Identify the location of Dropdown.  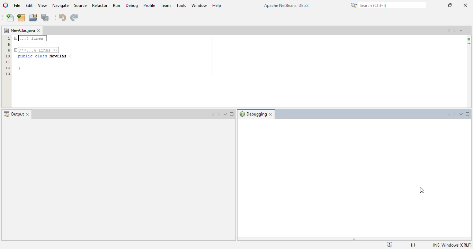
(460, 114).